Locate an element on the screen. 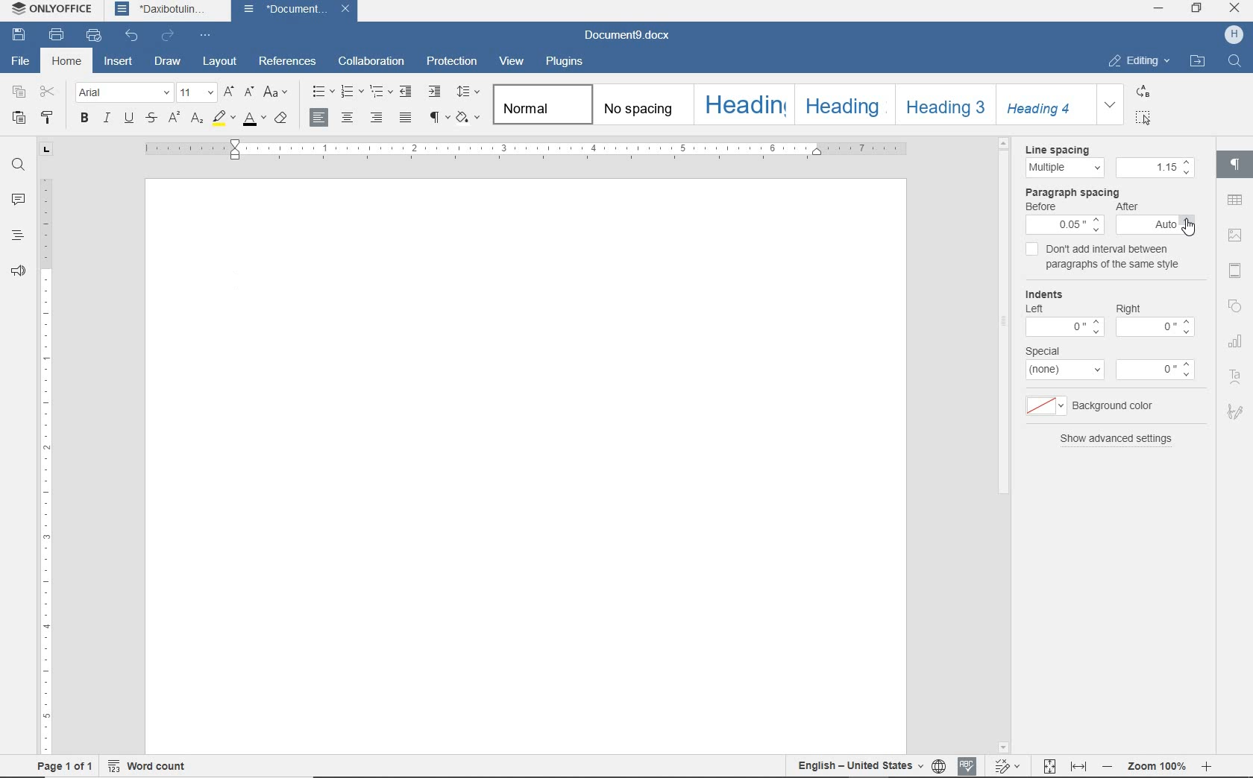 The image size is (1253, 778). strikethrough is located at coordinates (152, 118).